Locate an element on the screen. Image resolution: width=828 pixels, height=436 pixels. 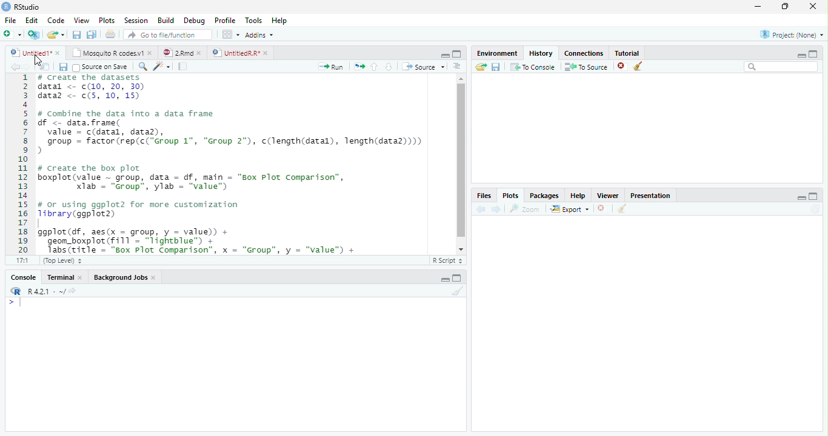
Open recent files is located at coordinates (62, 35).